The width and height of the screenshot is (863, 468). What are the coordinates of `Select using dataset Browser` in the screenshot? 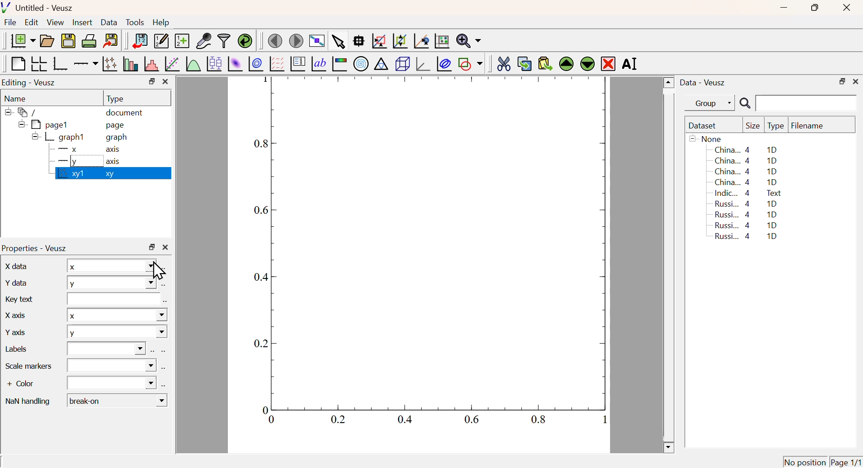 It's located at (152, 351).